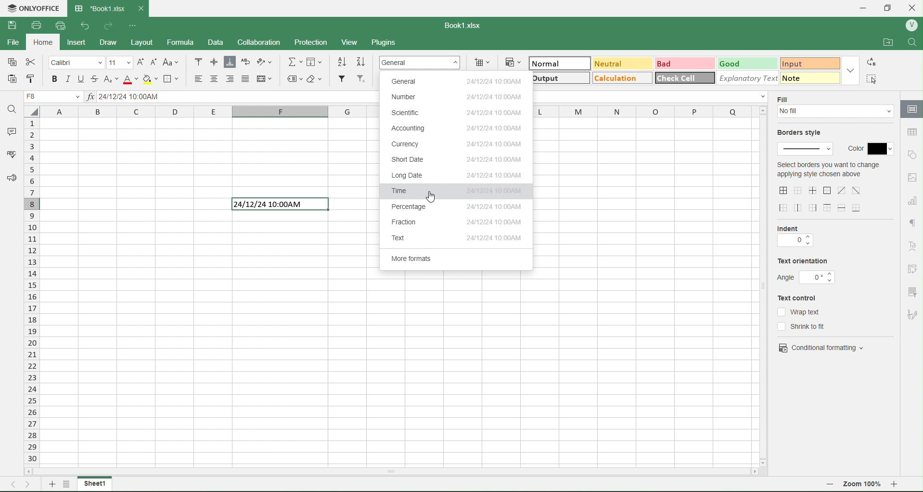  I want to click on More Formats, so click(457, 260).